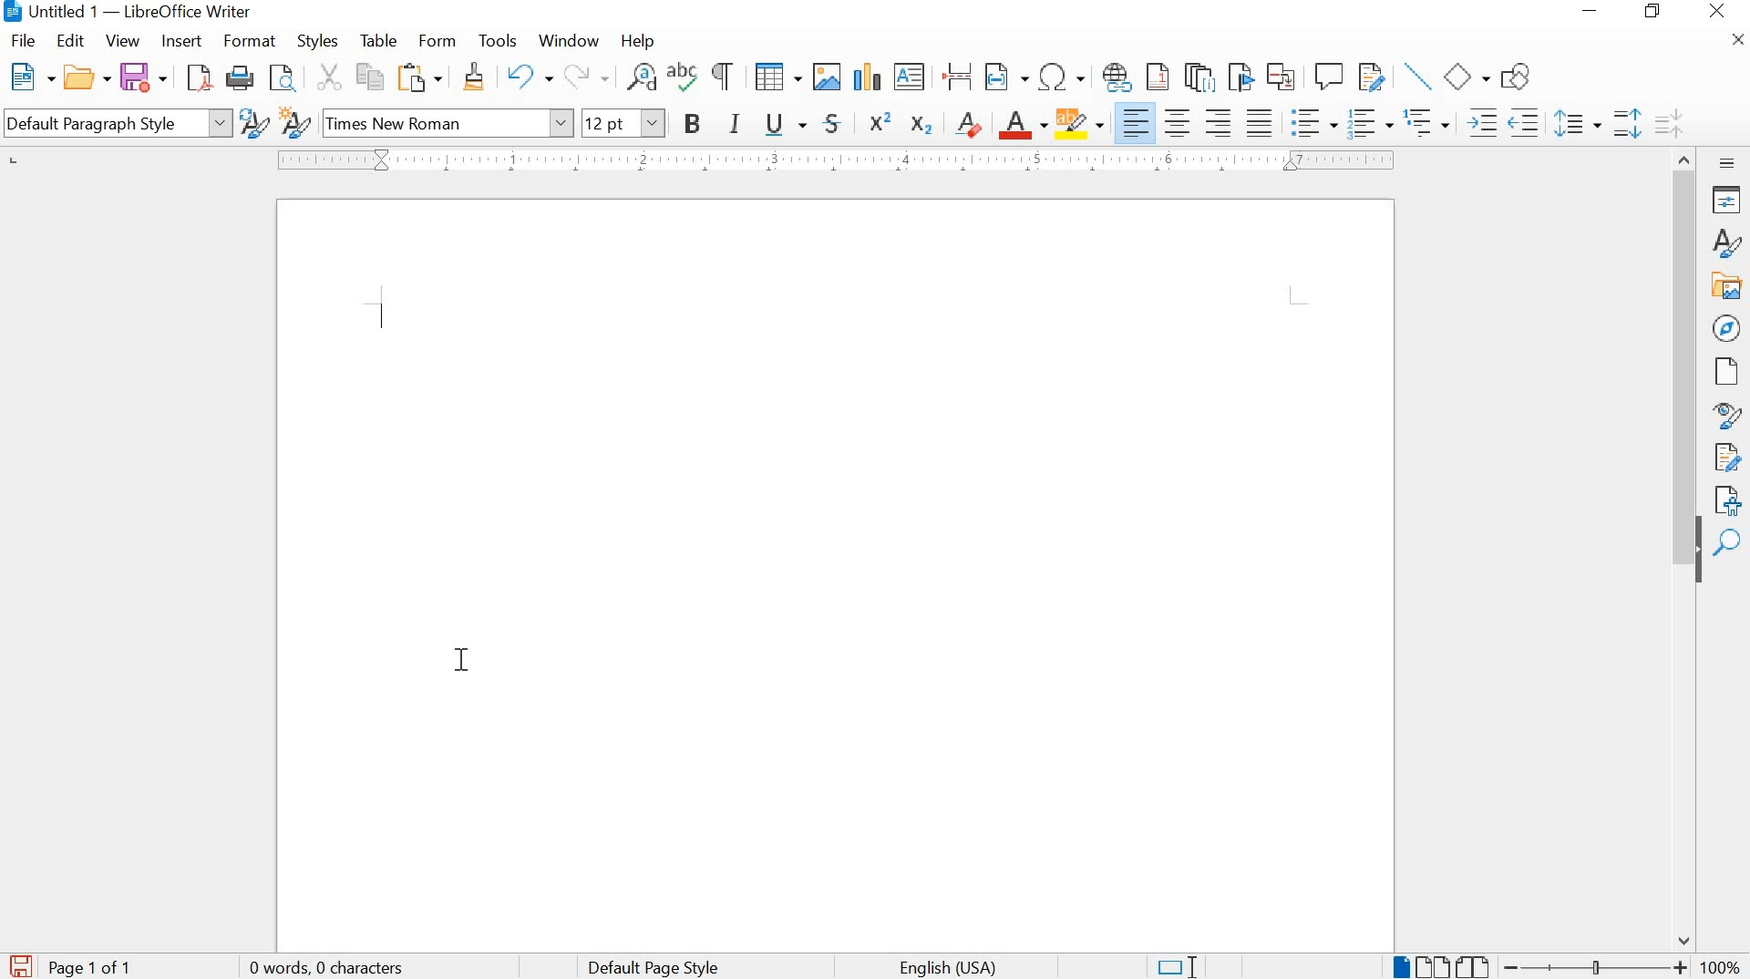 The image size is (1750, 979). What do you see at coordinates (1316, 122) in the screenshot?
I see `TOGGLE UNORDERED LIST` at bounding box center [1316, 122].